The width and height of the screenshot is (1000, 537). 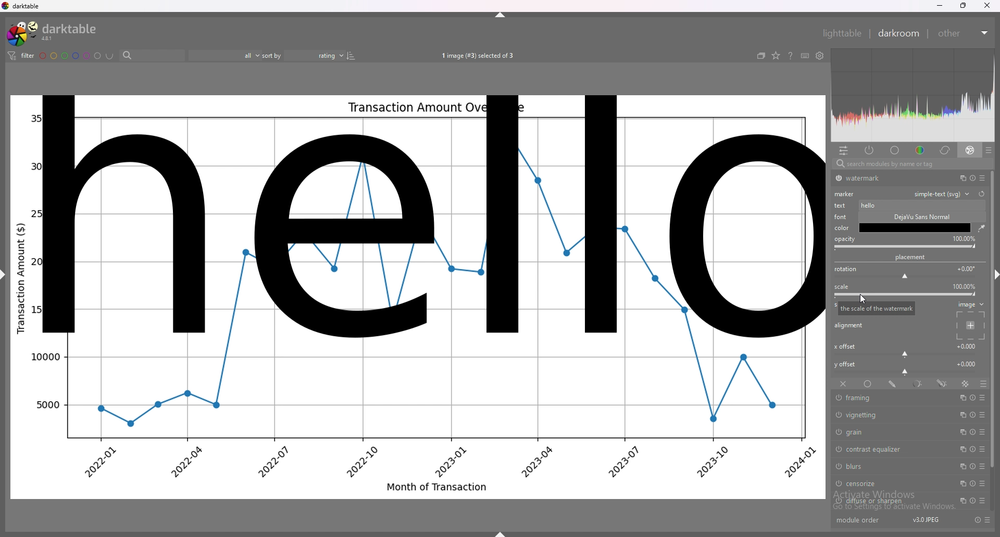 What do you see at coordinates (845, 194) in the screenshot?
I see `marker` at bounding box center [845, 194].